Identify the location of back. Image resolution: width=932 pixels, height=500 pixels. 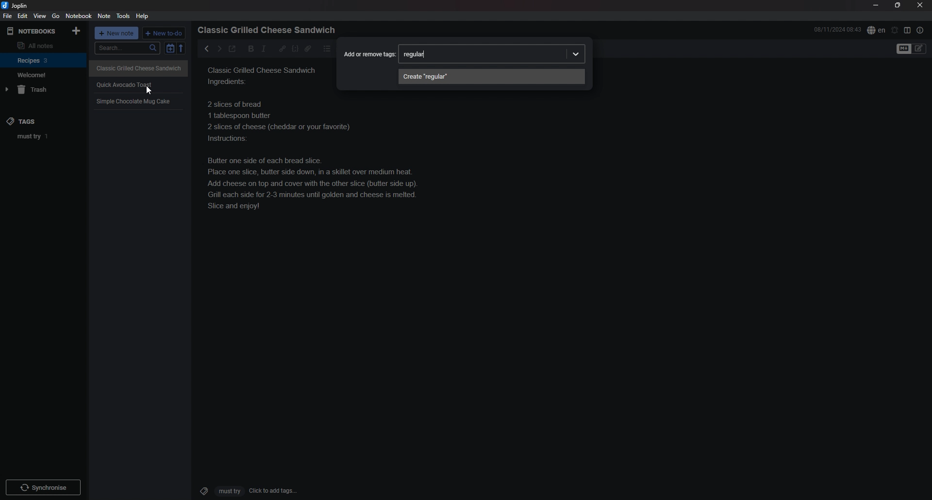
(204, 48).